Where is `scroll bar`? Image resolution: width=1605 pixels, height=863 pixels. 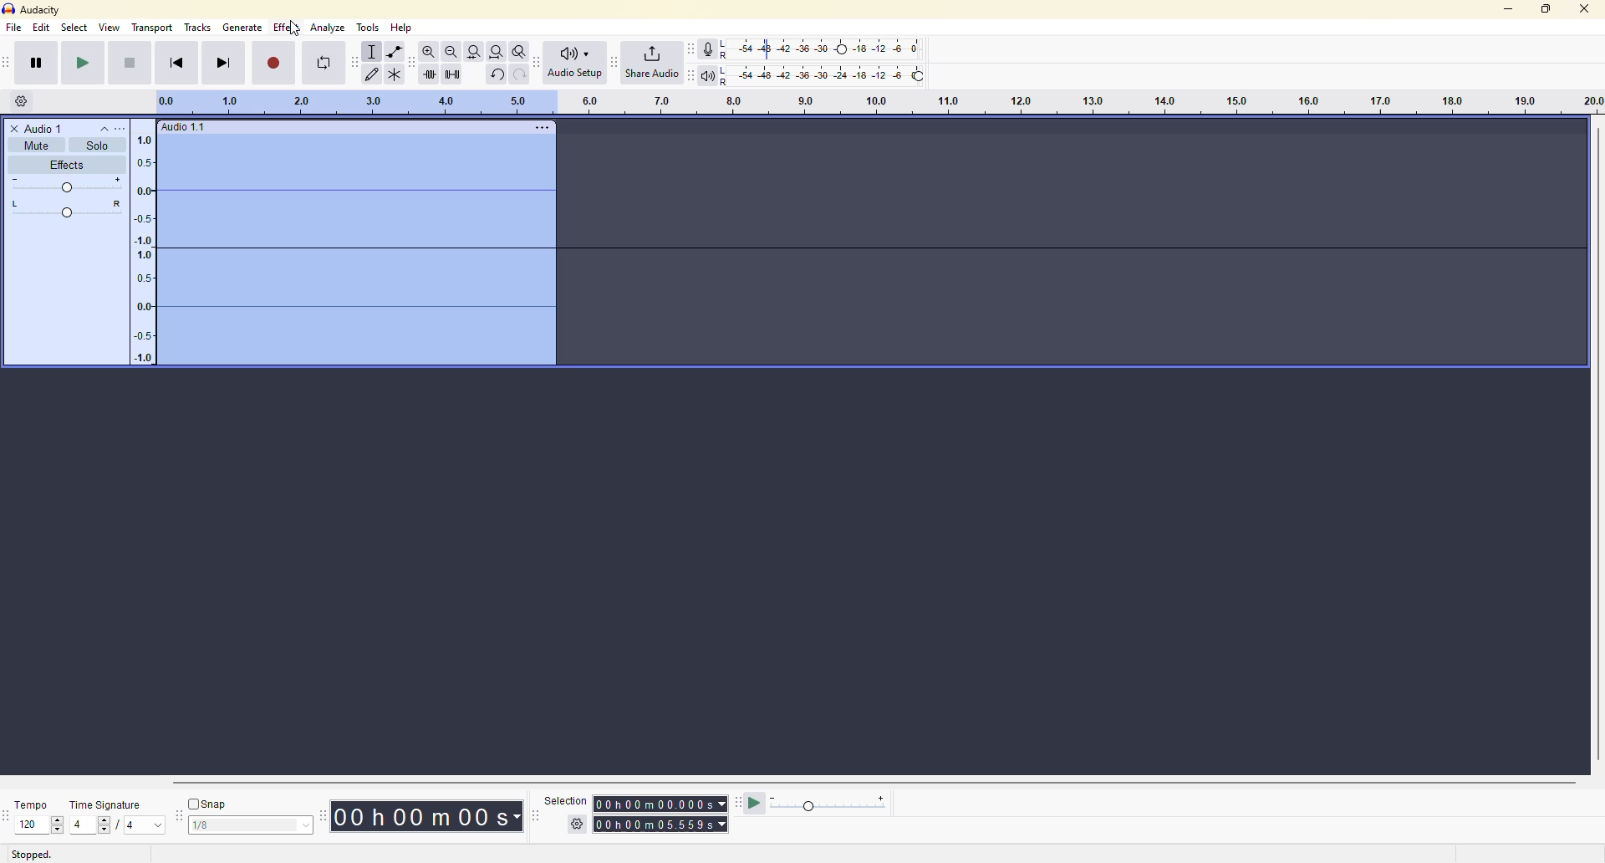
scroll bar is located at coordinates (853, 782).